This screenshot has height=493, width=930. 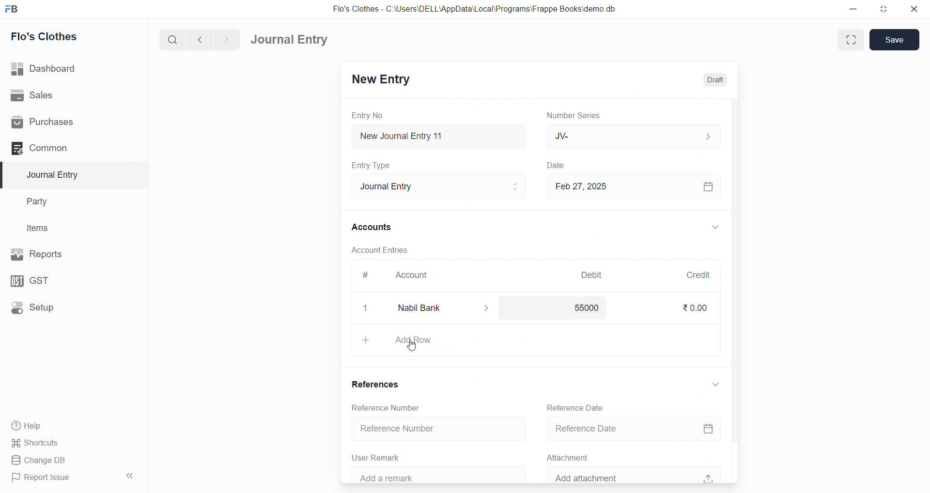 What do you see at coordinates (372, 166) in the screenshot?
I see `Entry Type` at bounding box center [372, 166].